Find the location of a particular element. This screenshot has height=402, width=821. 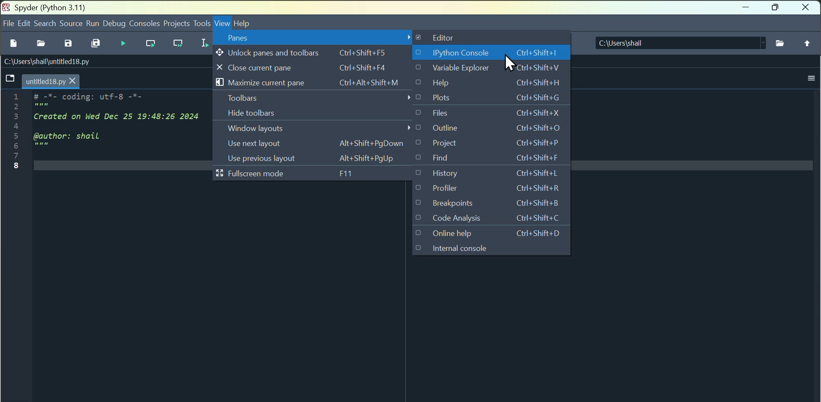

Search is located at coordinates (46, 23).